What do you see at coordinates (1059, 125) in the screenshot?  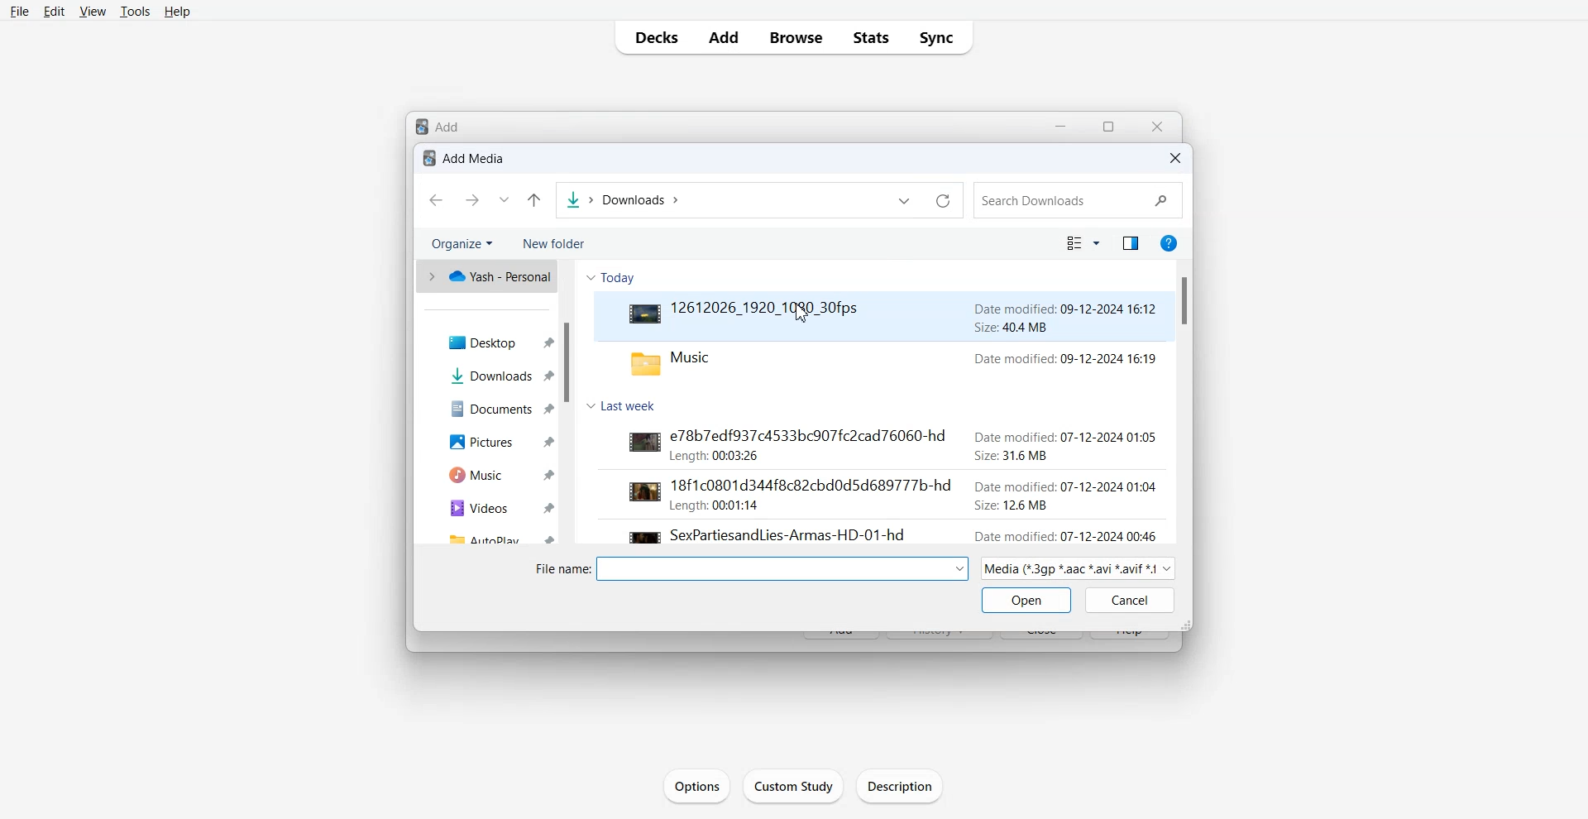 I see `Minimize` at bounding box center [1059, 125].